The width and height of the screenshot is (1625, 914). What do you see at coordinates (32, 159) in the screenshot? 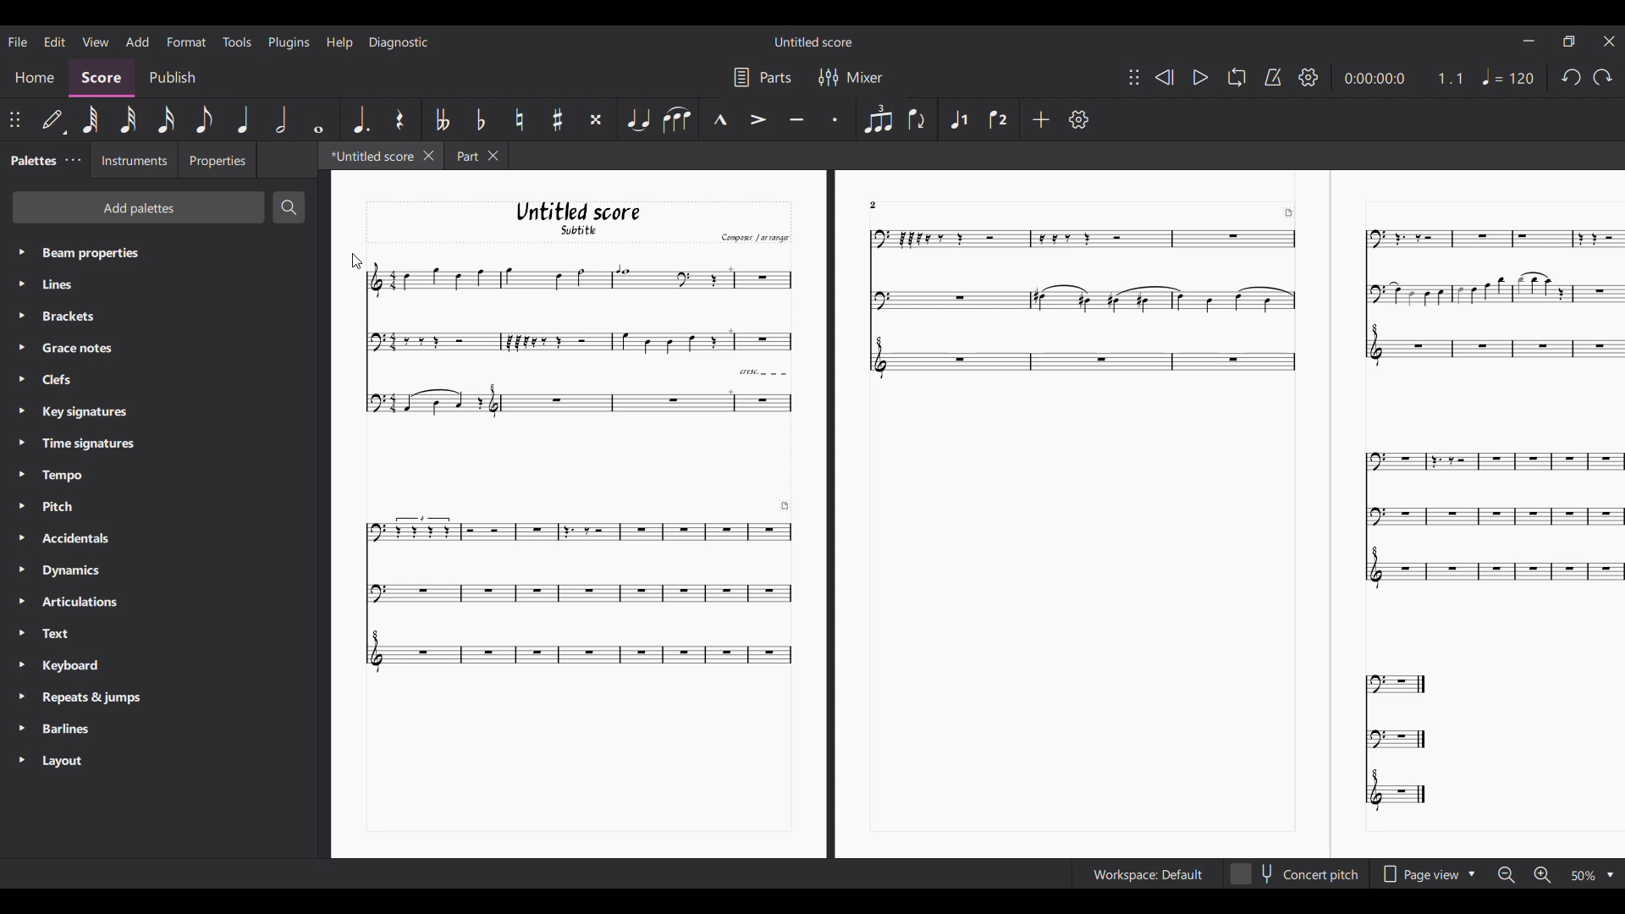
I see `Palette tab` at bounding box center [32, 159].